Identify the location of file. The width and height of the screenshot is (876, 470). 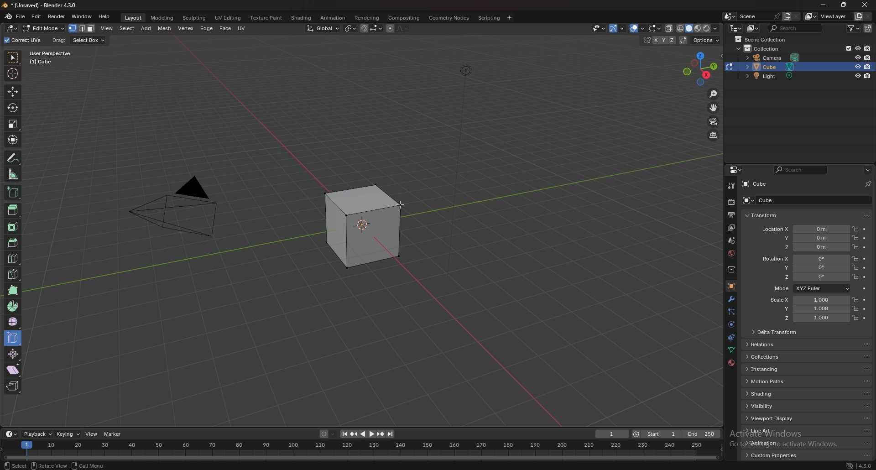
(21, 16).